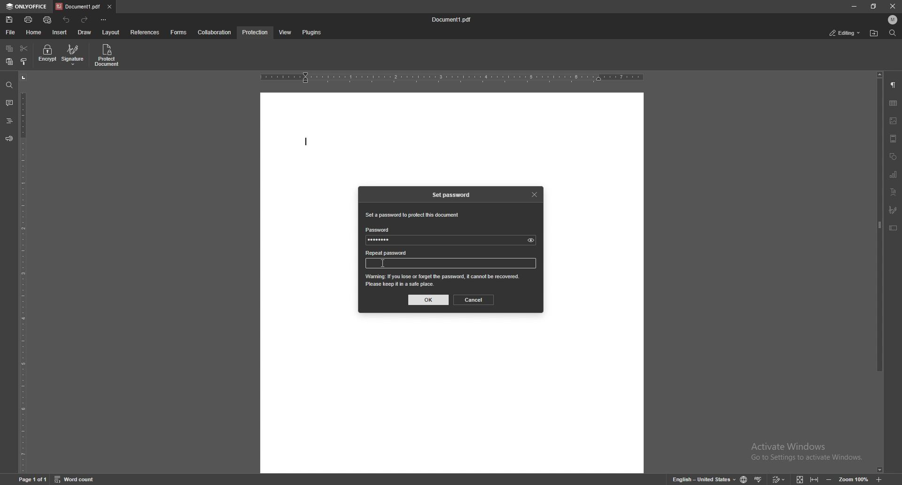  Describe the element at coordinates (33, 32) in the screenshot. I see `home` at that location.